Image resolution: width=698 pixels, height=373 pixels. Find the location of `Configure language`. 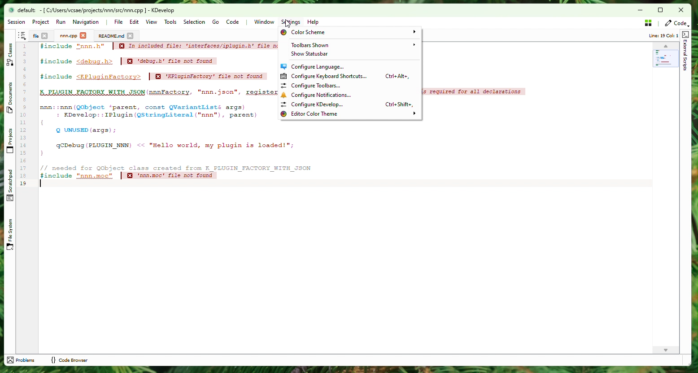

Configure language is located at coordinates (340, 67).